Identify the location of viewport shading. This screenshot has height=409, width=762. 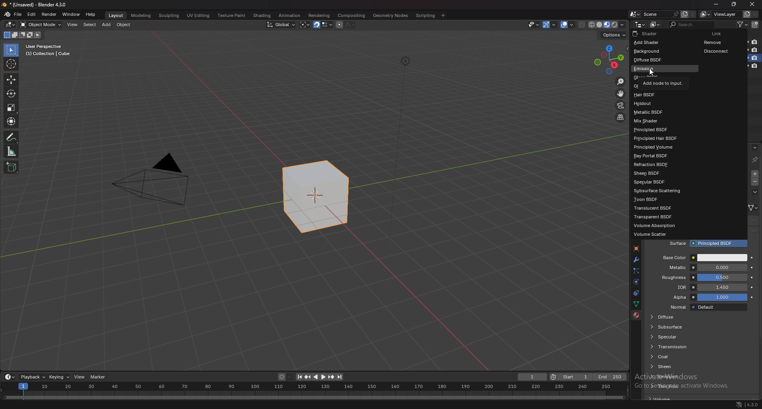
(606, 25).